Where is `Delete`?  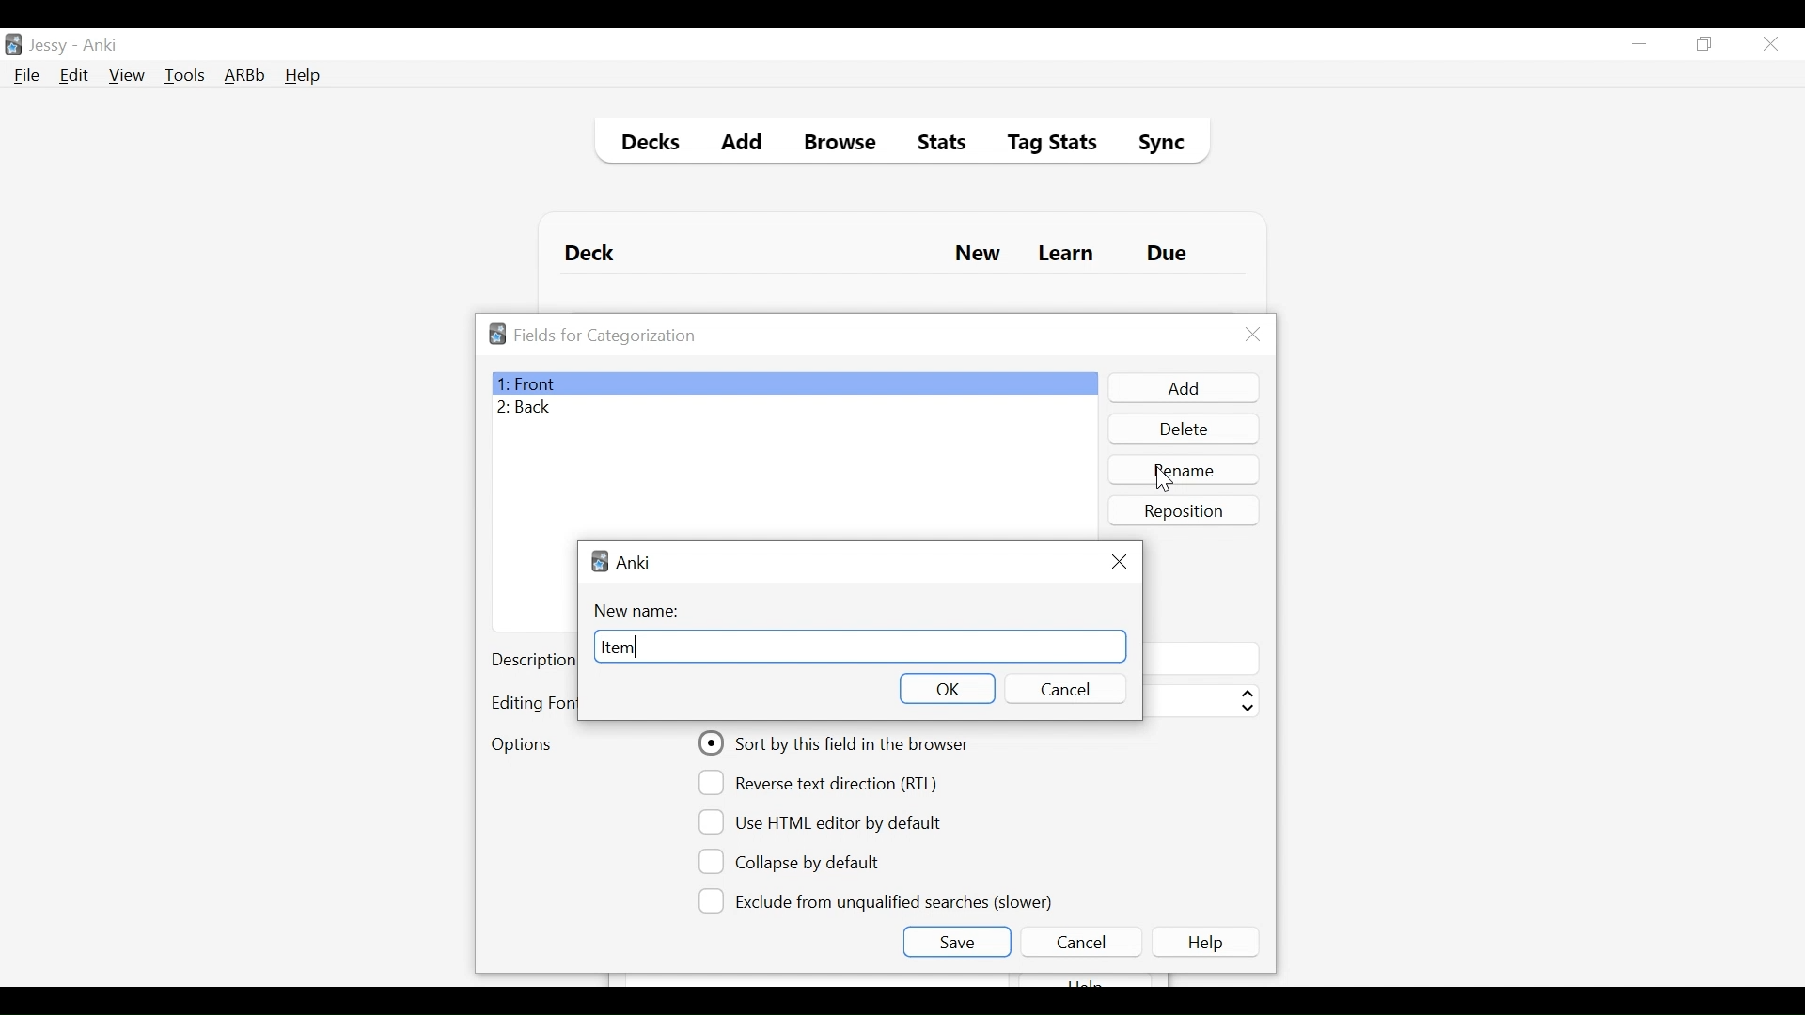 Delete is located at coordinates (1183, 430).